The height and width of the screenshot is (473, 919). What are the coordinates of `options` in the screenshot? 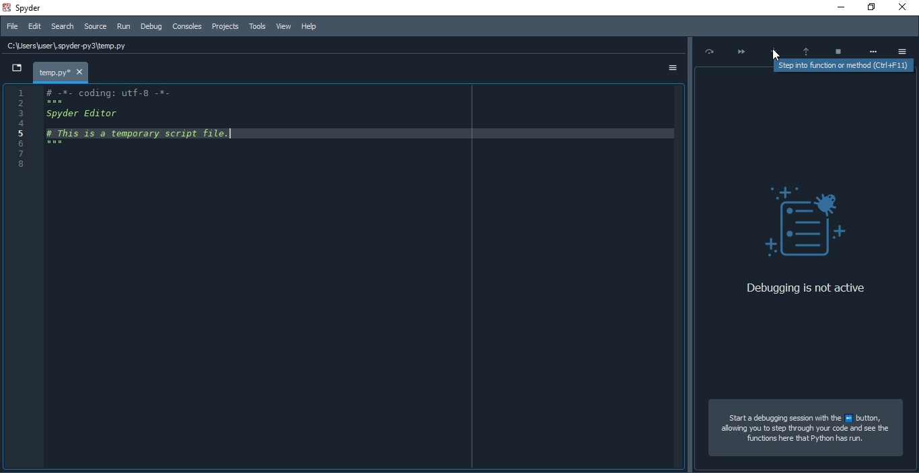 It's located at (670, 69).